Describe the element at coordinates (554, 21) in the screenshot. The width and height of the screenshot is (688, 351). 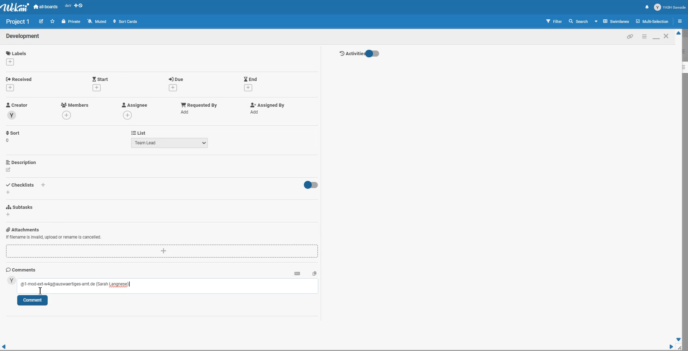
I see `Filter` at that location.